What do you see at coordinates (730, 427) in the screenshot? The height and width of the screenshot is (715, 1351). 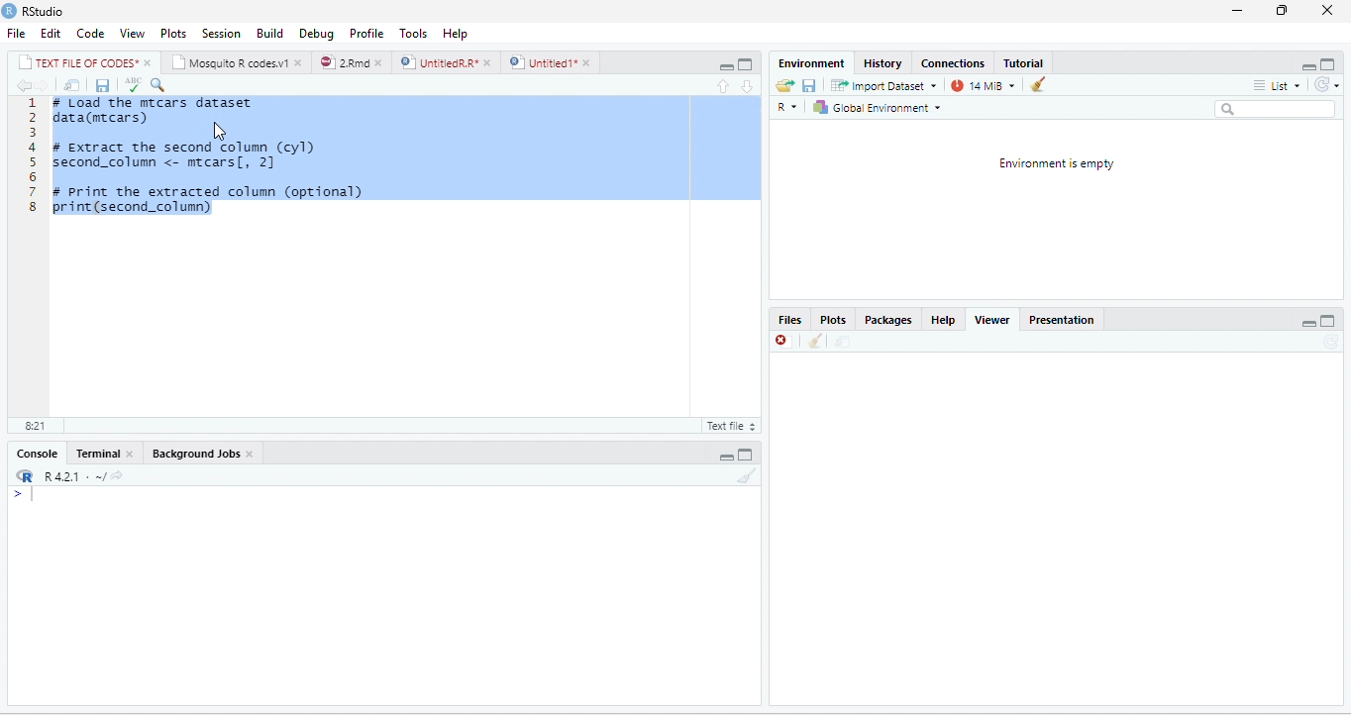 I see `text file` at bounding box center [730, 427].